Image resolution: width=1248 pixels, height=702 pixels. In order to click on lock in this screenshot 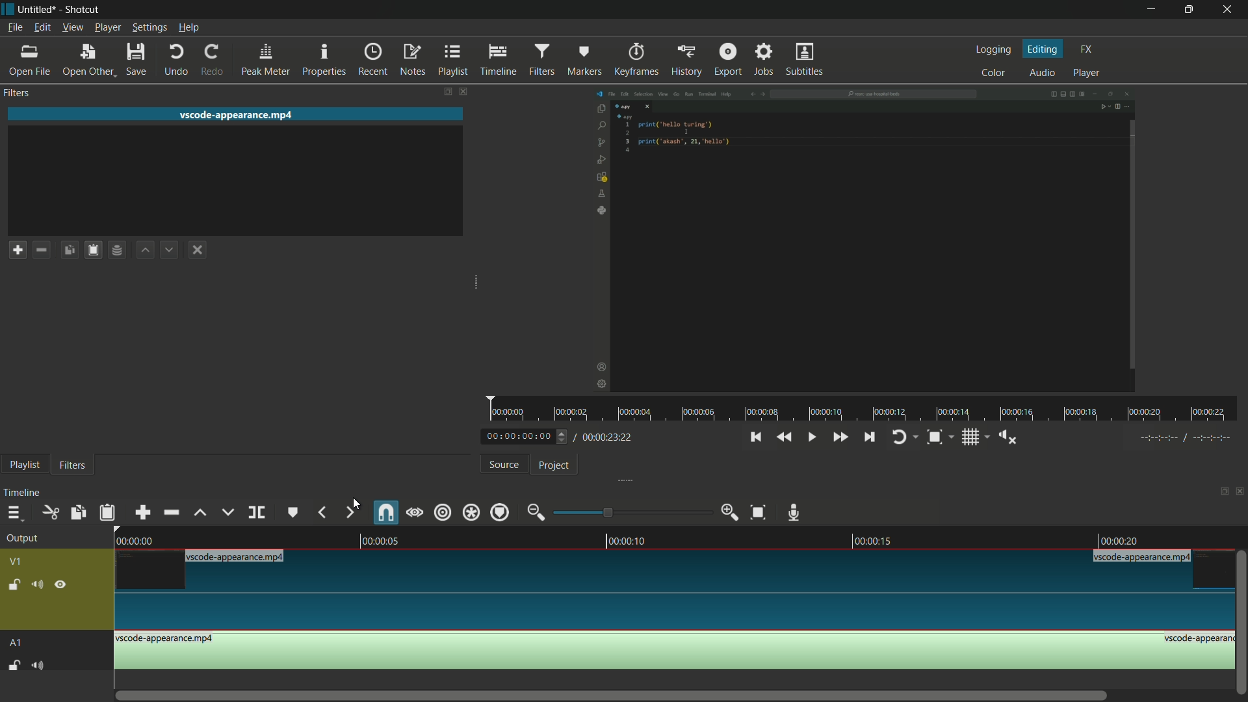, I will do `click(15, 666)`.